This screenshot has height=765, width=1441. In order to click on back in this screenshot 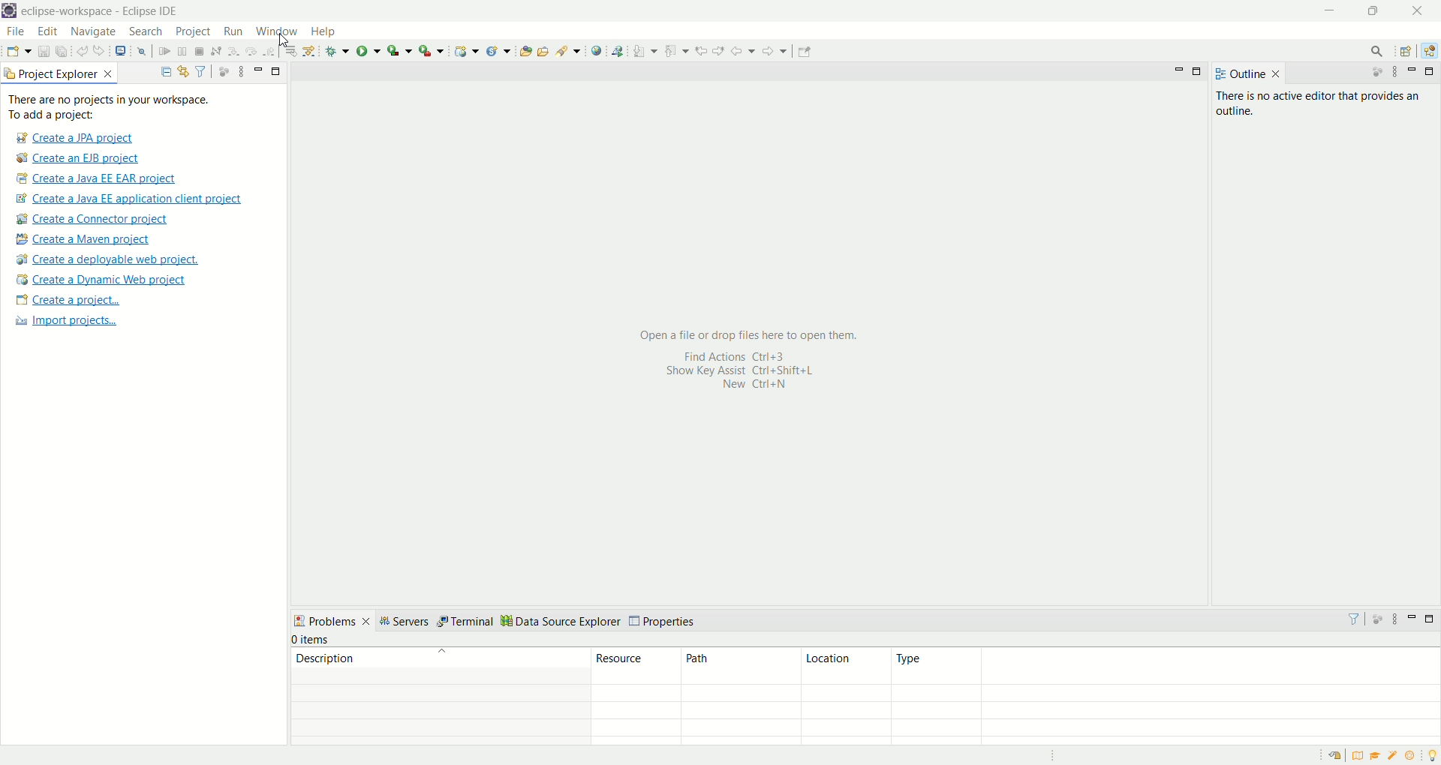, I will do `click(746, 50)`.